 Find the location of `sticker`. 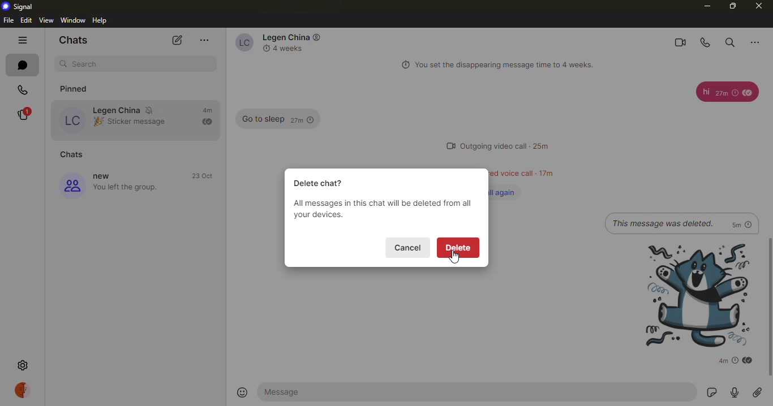

sticker is located at coordinates (690, 295).